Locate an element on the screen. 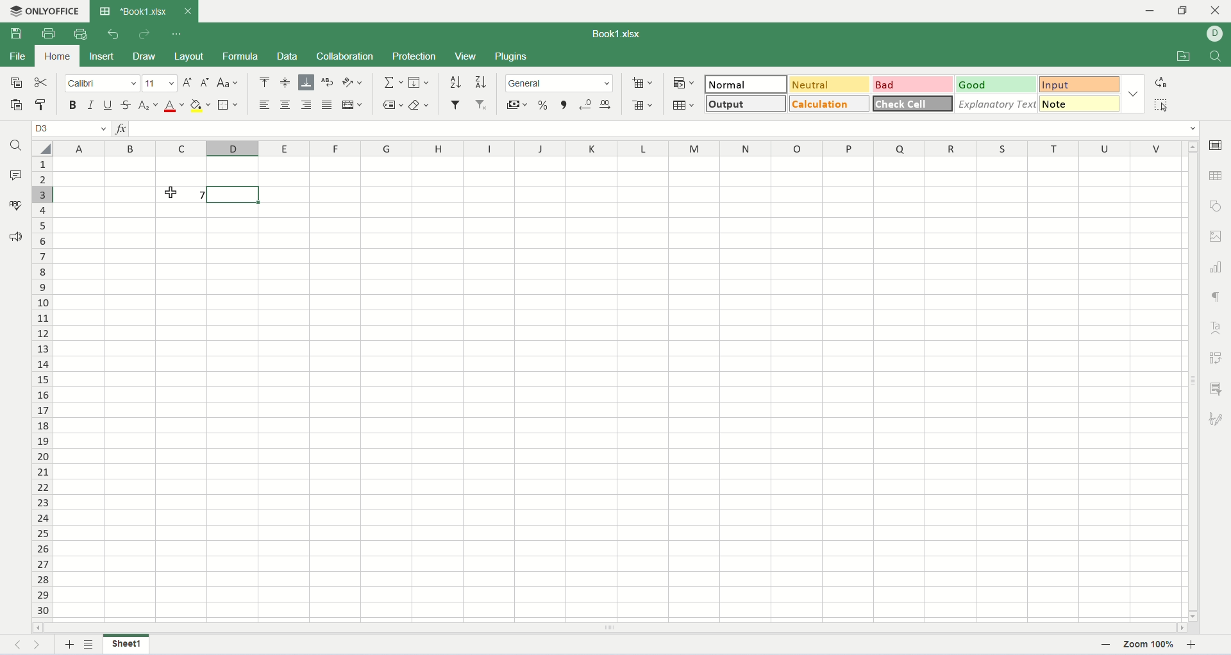 Image resolution: width=1231 pixels, height=655 pixels. chart settings is located at coordinates (1218, 268).